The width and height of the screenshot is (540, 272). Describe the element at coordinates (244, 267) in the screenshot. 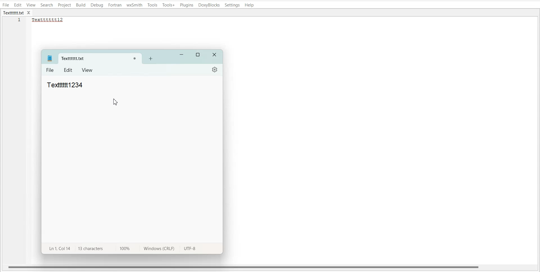

I see `Horizontal scroll bar` at that location.